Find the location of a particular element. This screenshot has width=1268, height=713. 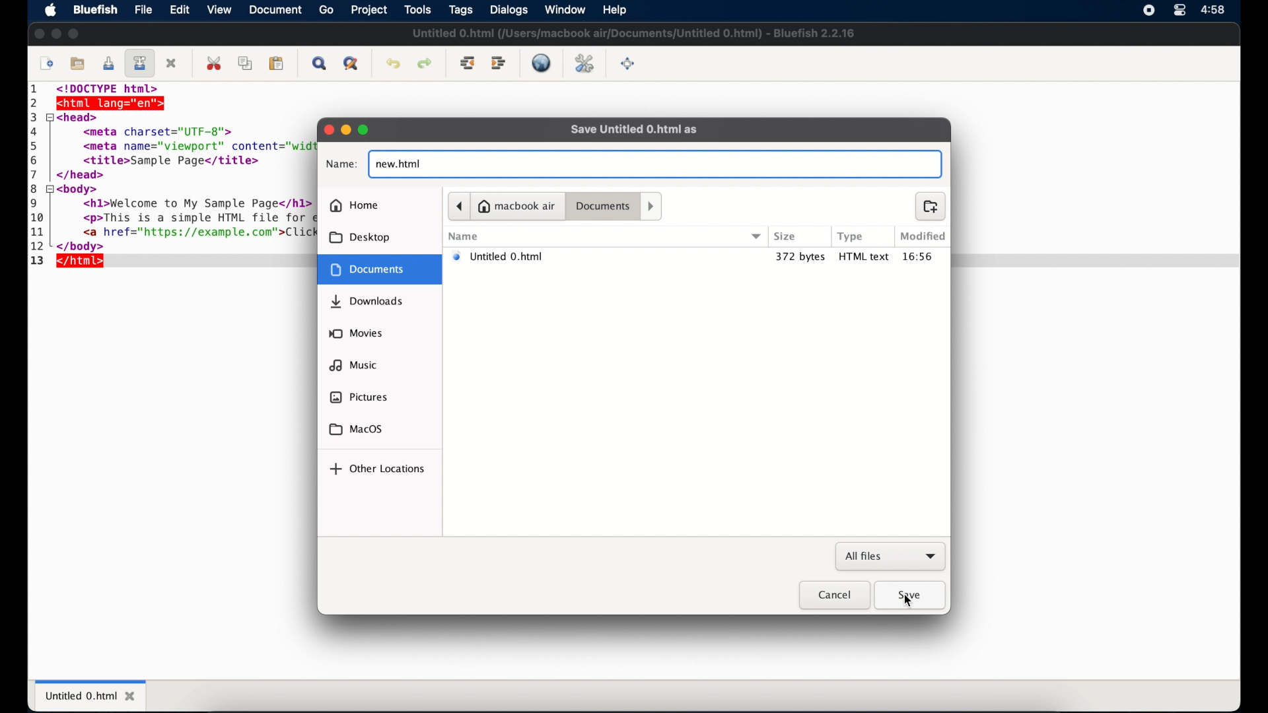

edit is located at coordinates (180, 9).